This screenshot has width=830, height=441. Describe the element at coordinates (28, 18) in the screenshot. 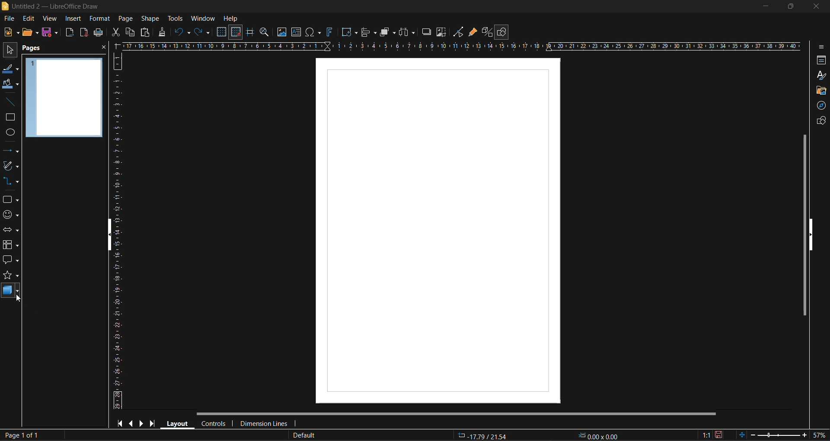

I see `edit` at that location.